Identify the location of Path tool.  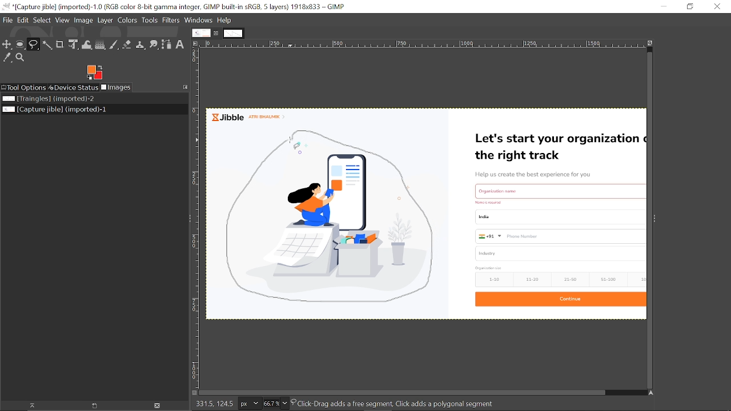
(167, 45).